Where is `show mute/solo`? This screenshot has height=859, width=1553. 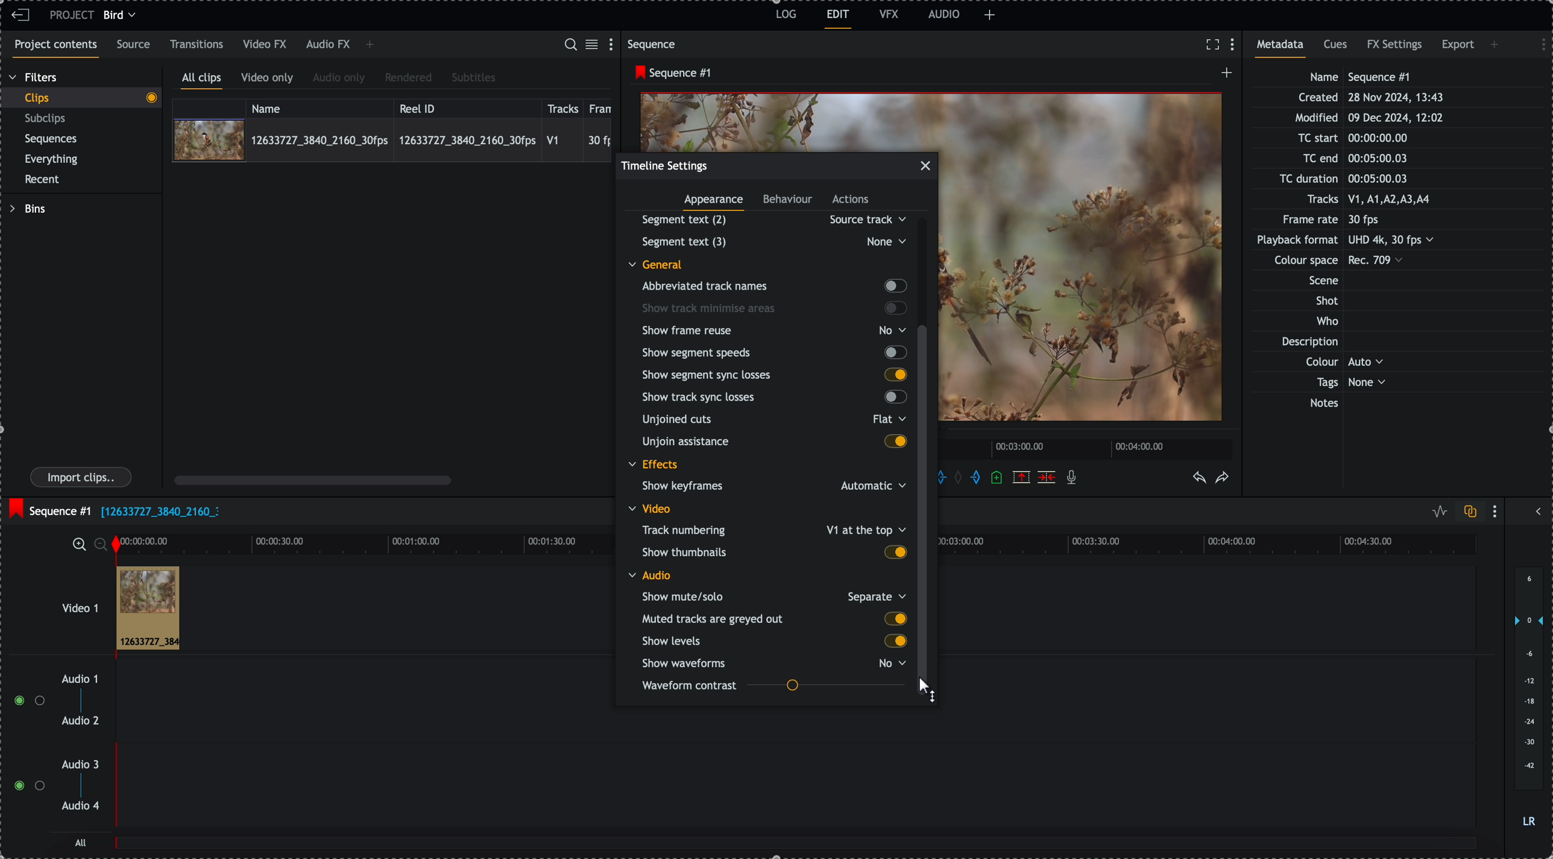 show mute/solo is located at coordinates (773, 596).